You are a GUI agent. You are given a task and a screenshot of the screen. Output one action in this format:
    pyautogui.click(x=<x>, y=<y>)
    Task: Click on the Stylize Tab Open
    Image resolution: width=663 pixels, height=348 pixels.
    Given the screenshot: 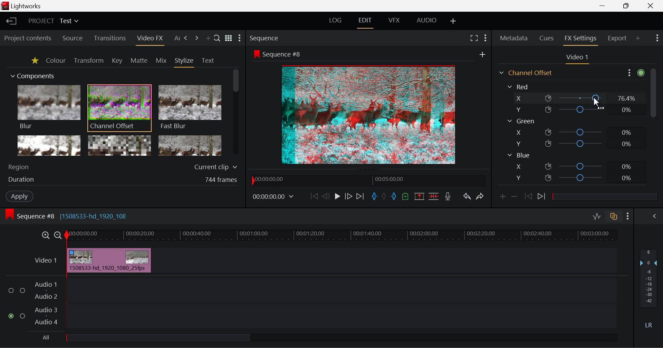 What is the action you would take?
    pyautogui.click(x=184, y=62)
    